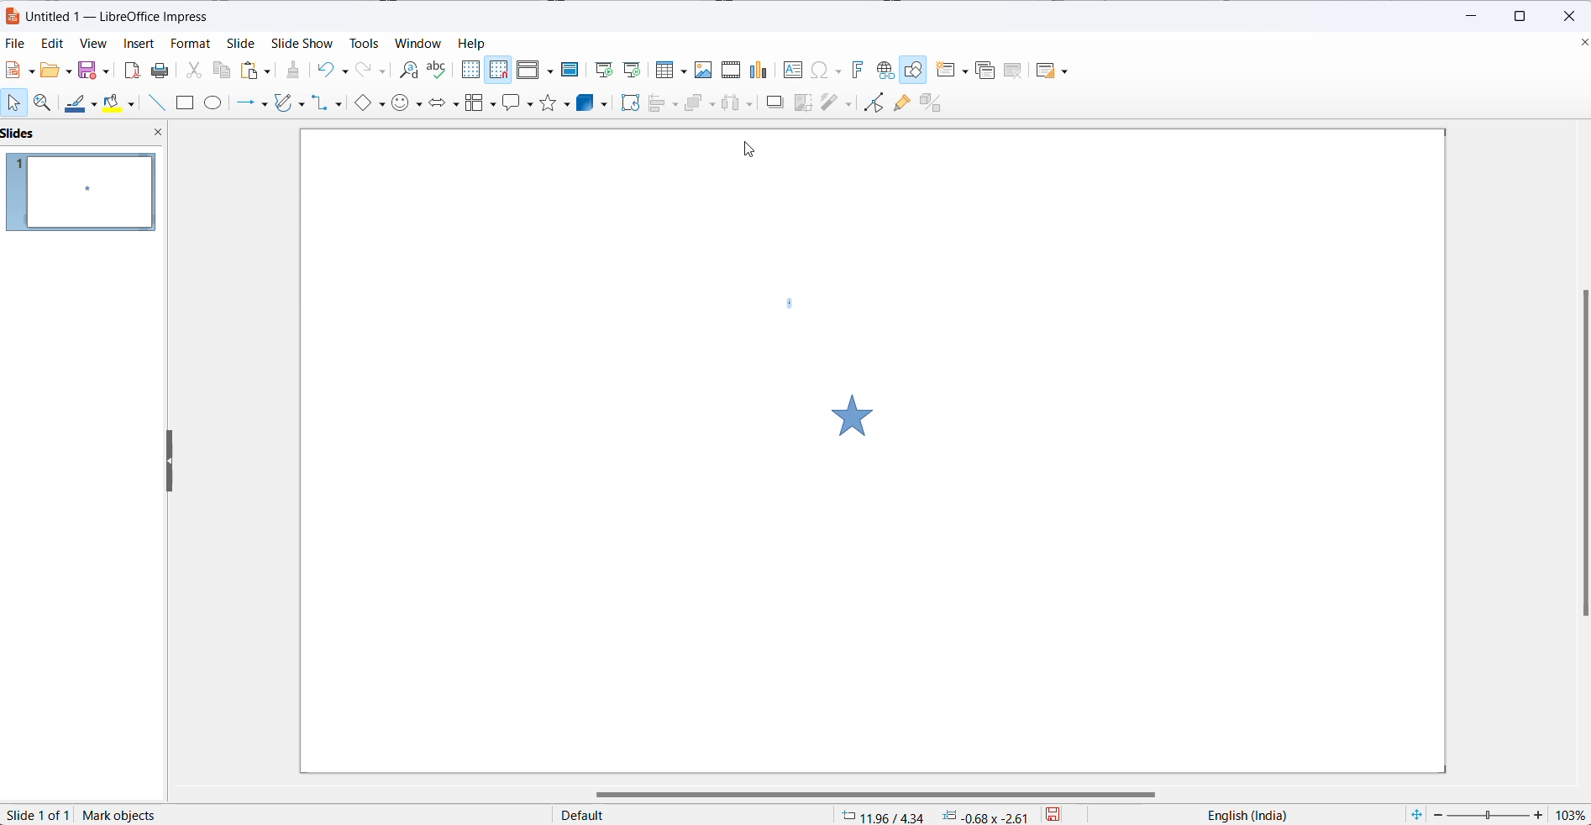 The width and height of the screenshot is (1591, 825). What do you see at coordinates (171, 462) in the screenshot?
I see `resize` at bounding box center [171, 462].